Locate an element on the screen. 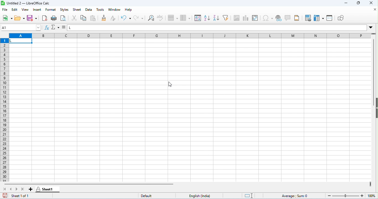  sheet 1 is located at coordinates (48, 190).